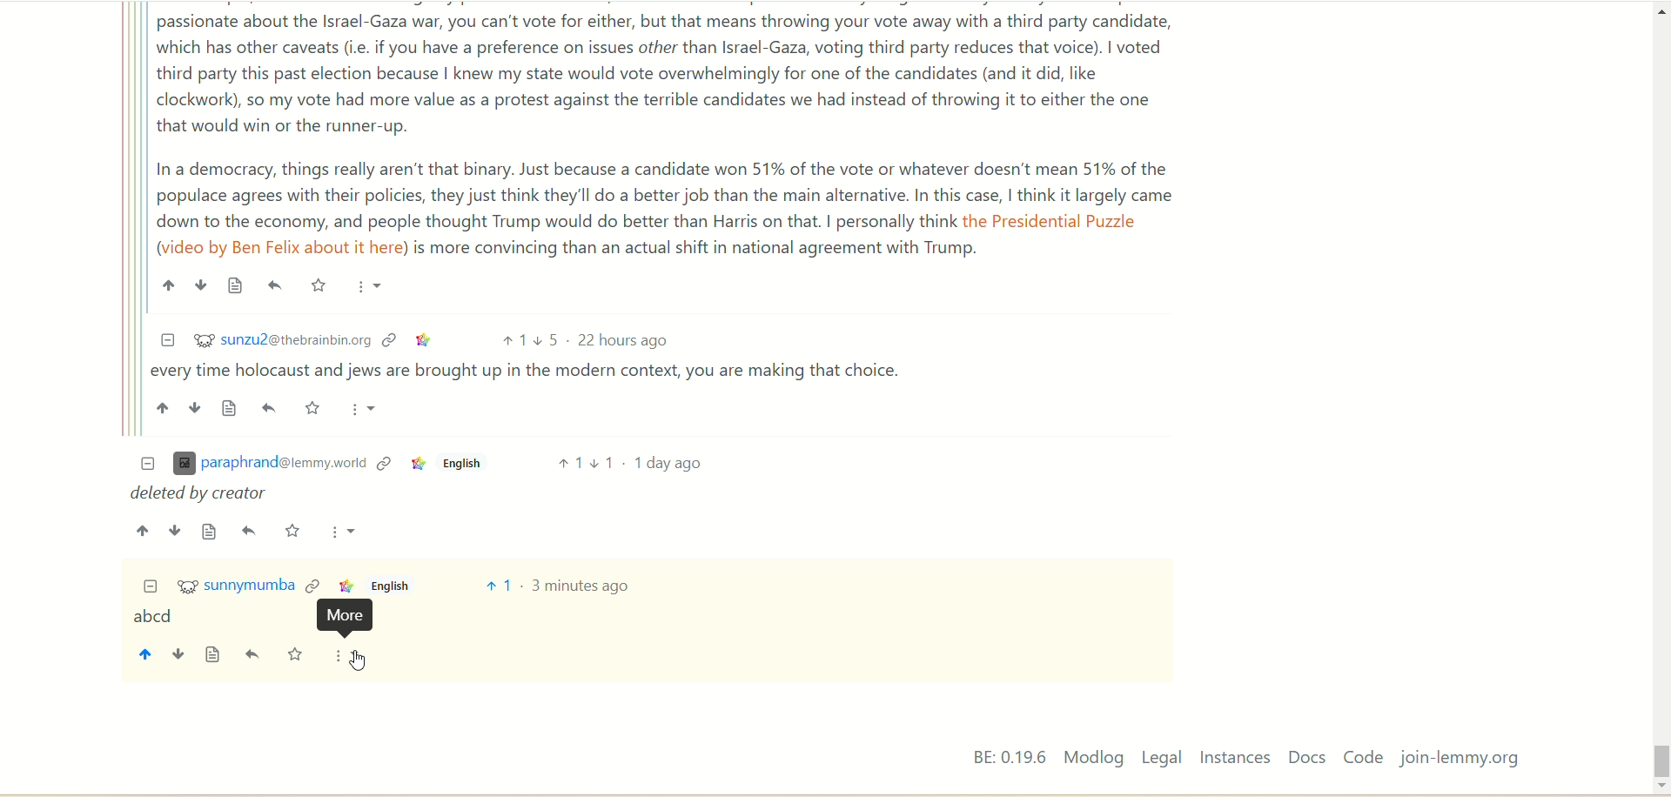 The width and height of the screenshot is (1671, 797). What do you see at coordinates (177, 656) in the screenshot?
I see `downvote` at bounding box center [177, 656].